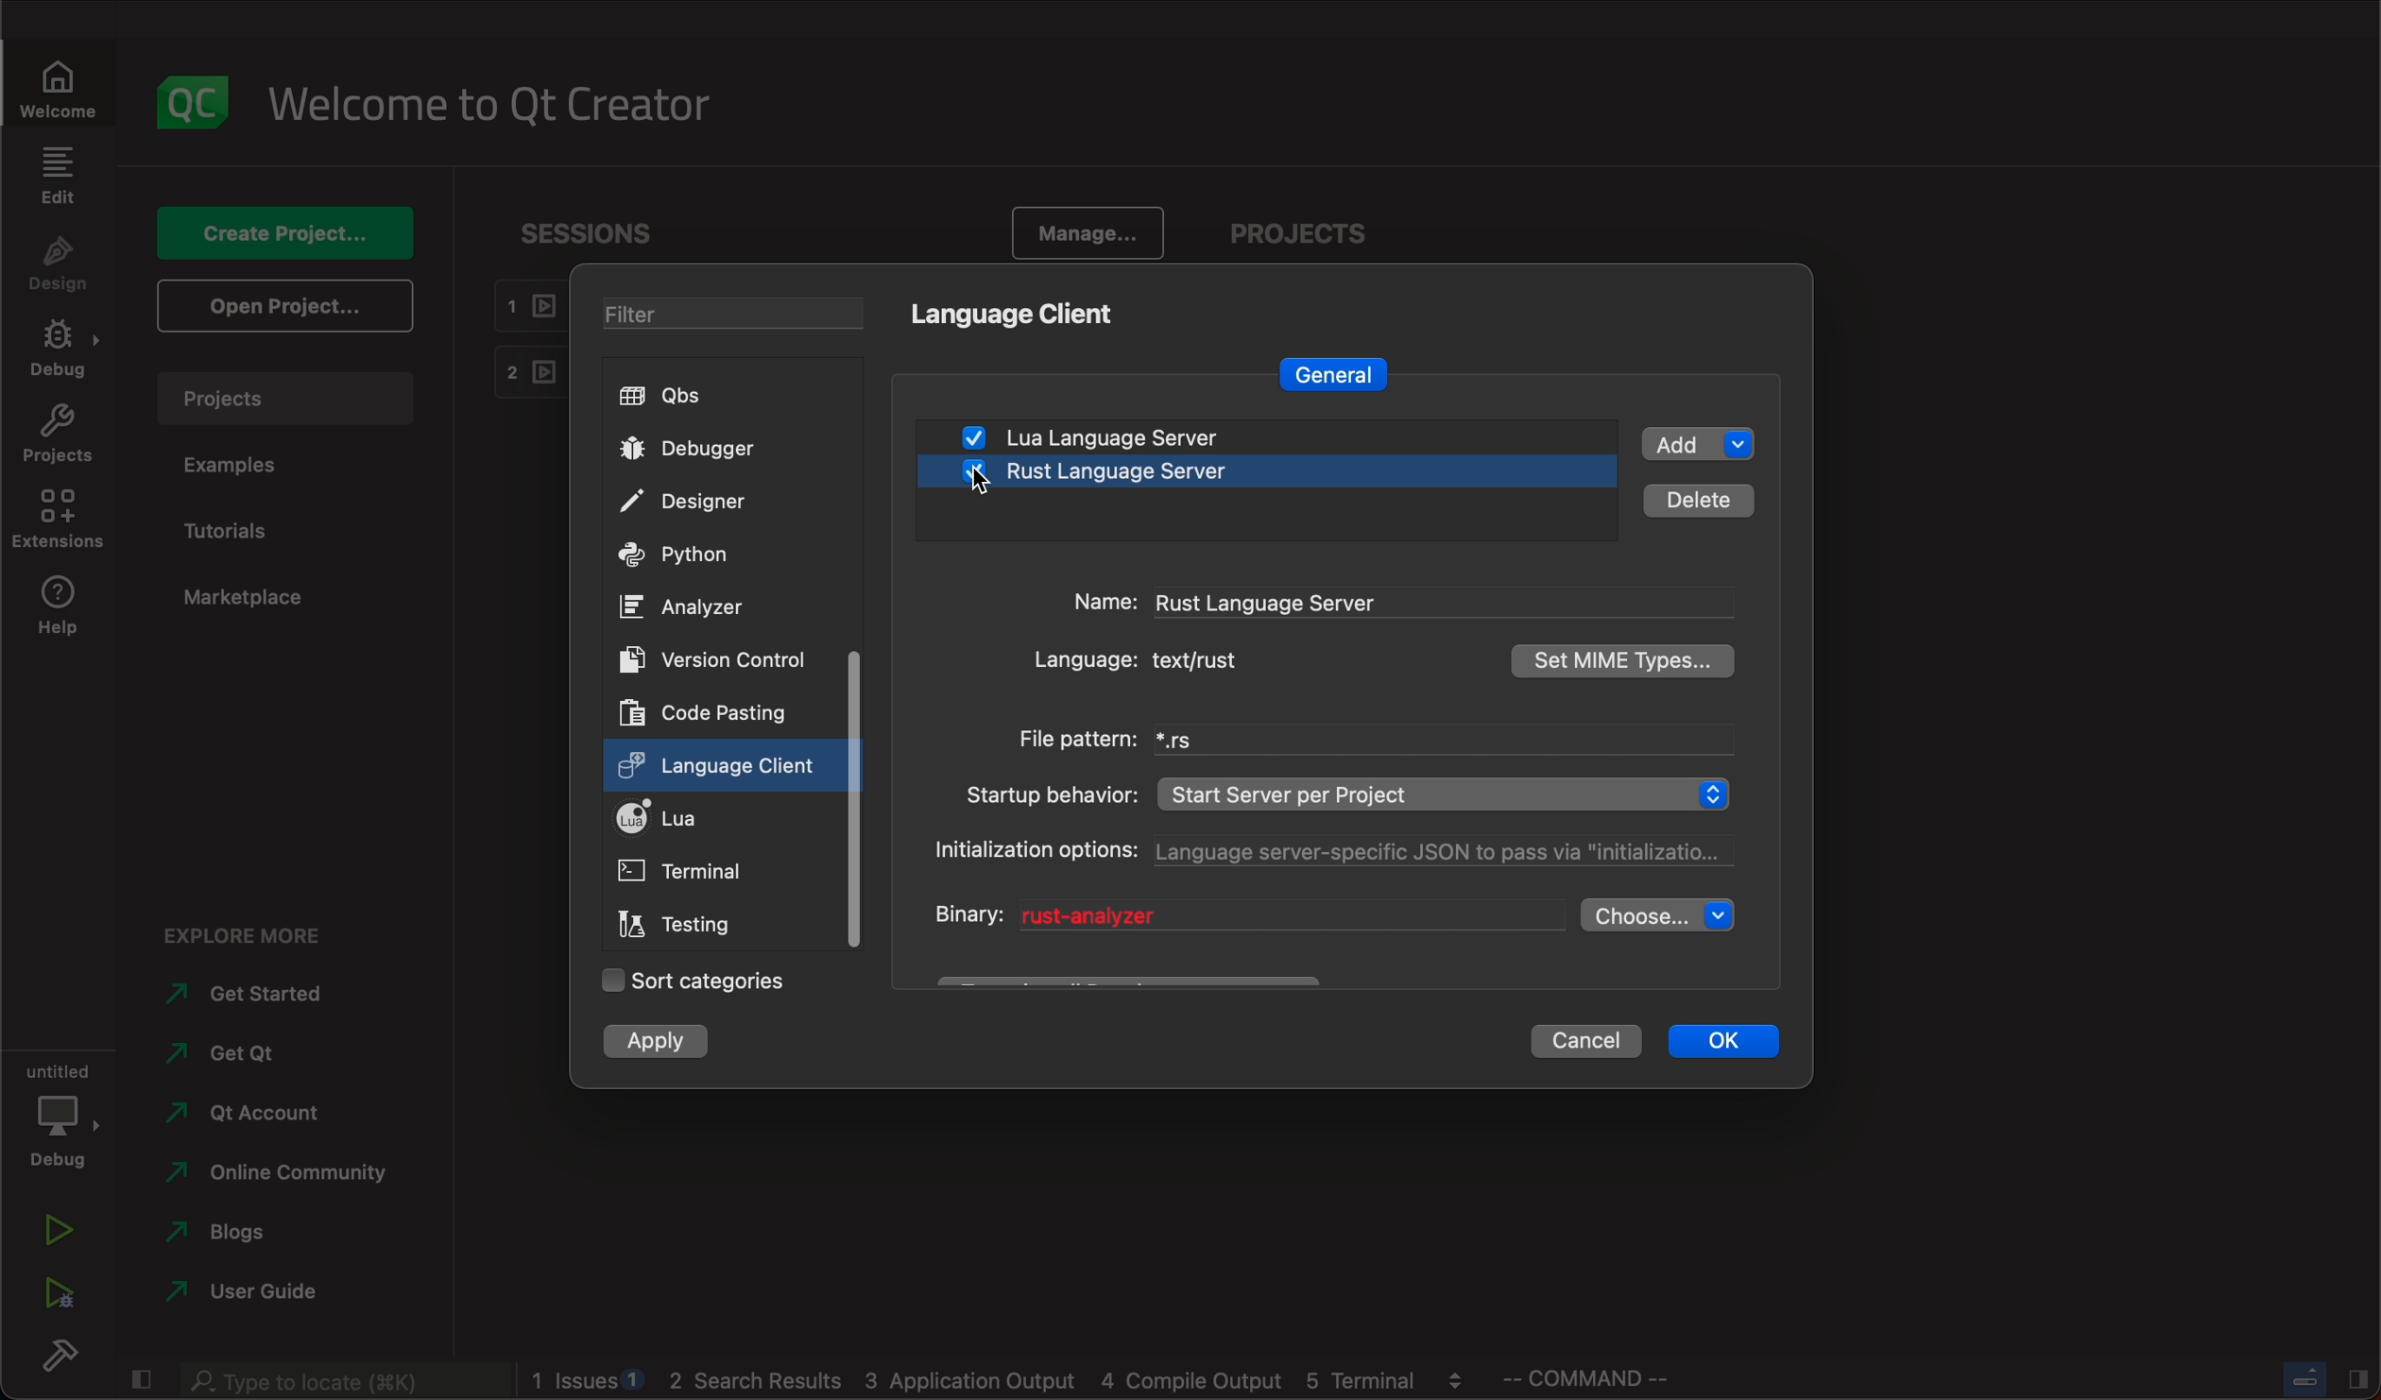 The height and width of the screenshot is (1400, 2381). Describe the element at coordinates (1239, 915) in the screenshot. I see `binary` at that location.